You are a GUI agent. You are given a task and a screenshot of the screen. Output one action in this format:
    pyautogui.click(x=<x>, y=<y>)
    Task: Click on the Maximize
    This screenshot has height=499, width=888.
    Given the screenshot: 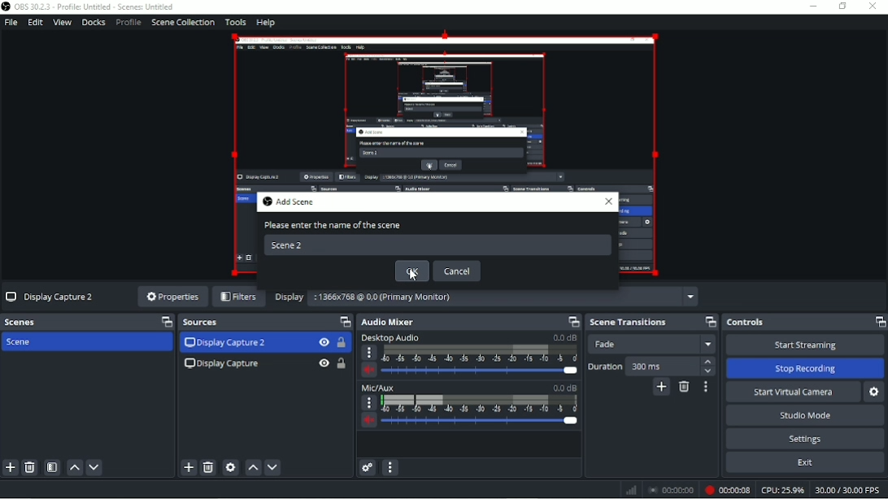 What is the action you would take?
    pyautogui.click(x=572, y=319)
    